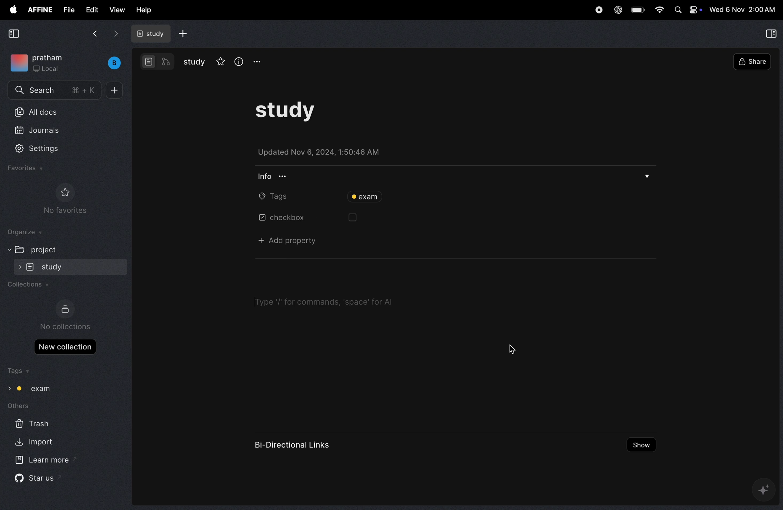 The height and width of the screenshot is (510, 783). I want to click on task study, so click(287, 111).